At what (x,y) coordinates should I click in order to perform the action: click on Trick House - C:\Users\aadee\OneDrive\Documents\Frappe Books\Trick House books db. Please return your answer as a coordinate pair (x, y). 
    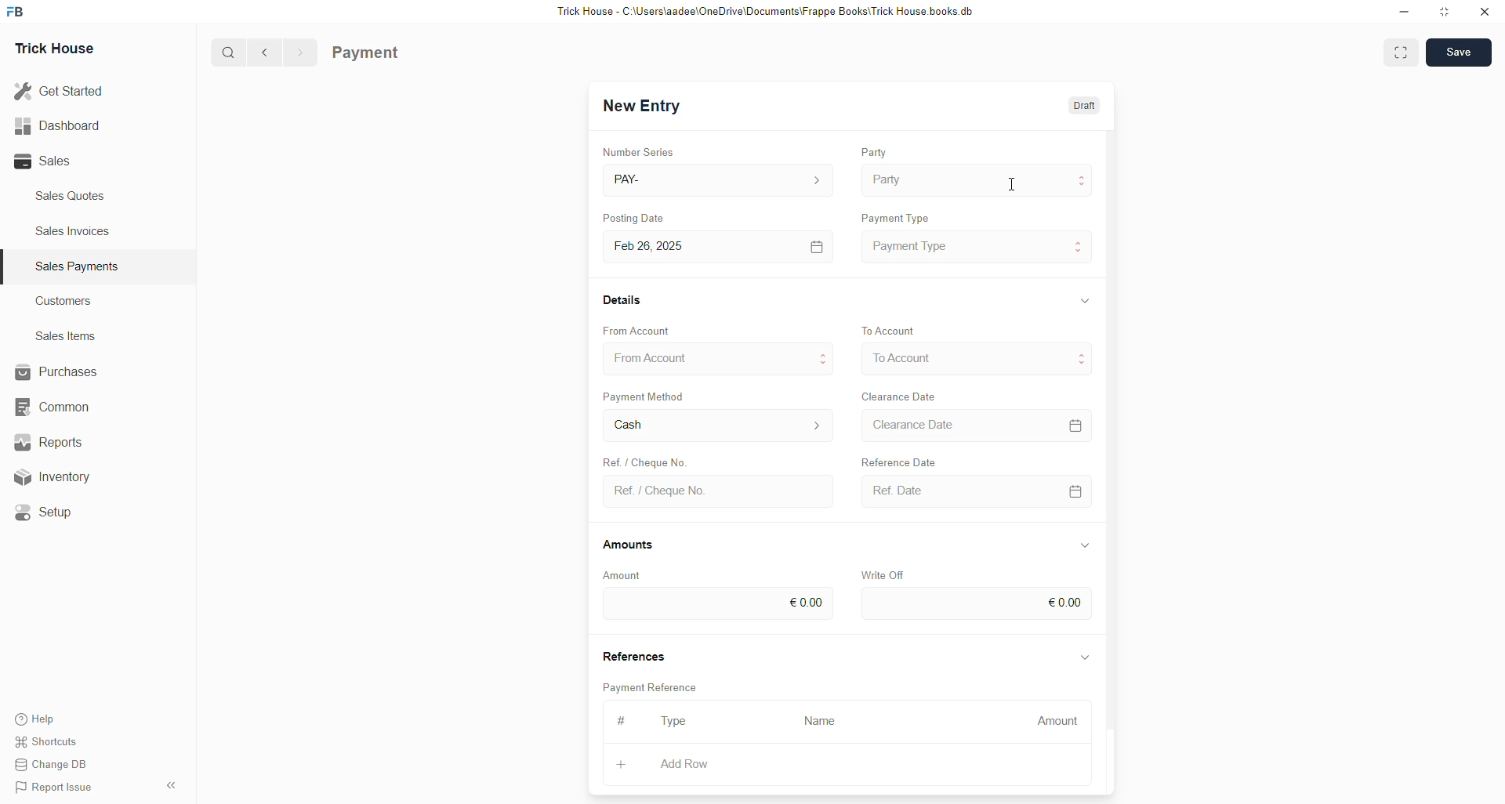
    Looking at the image, I should click on (767, 12).